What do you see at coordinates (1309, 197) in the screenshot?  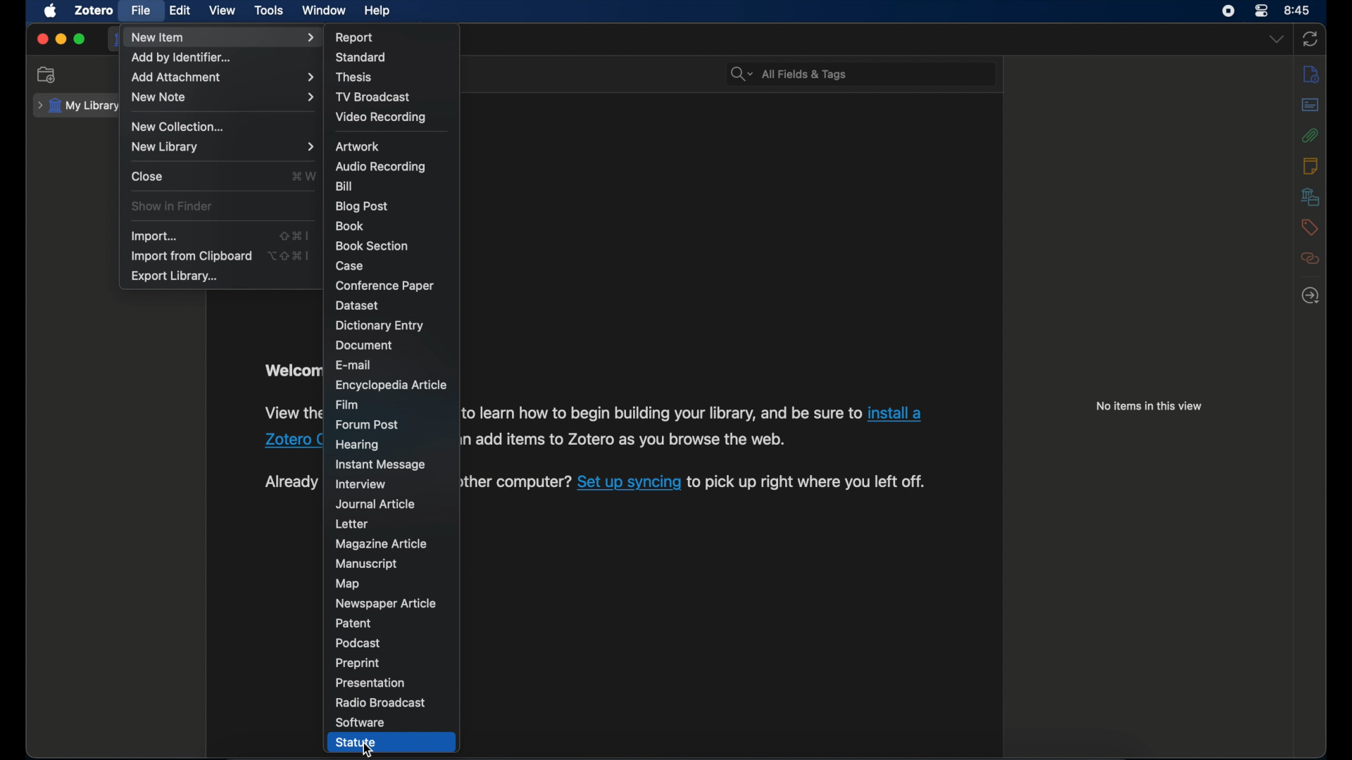 I see `libraries` at bounding box center [1309, 197].